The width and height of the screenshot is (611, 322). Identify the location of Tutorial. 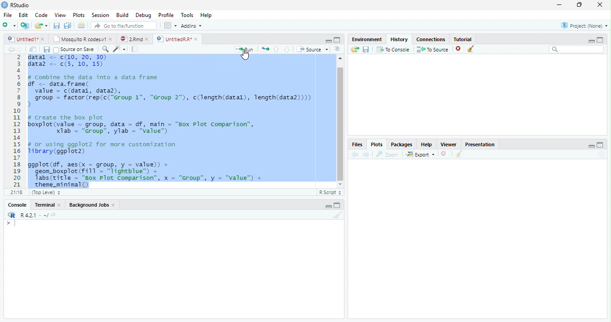
(463, 39).